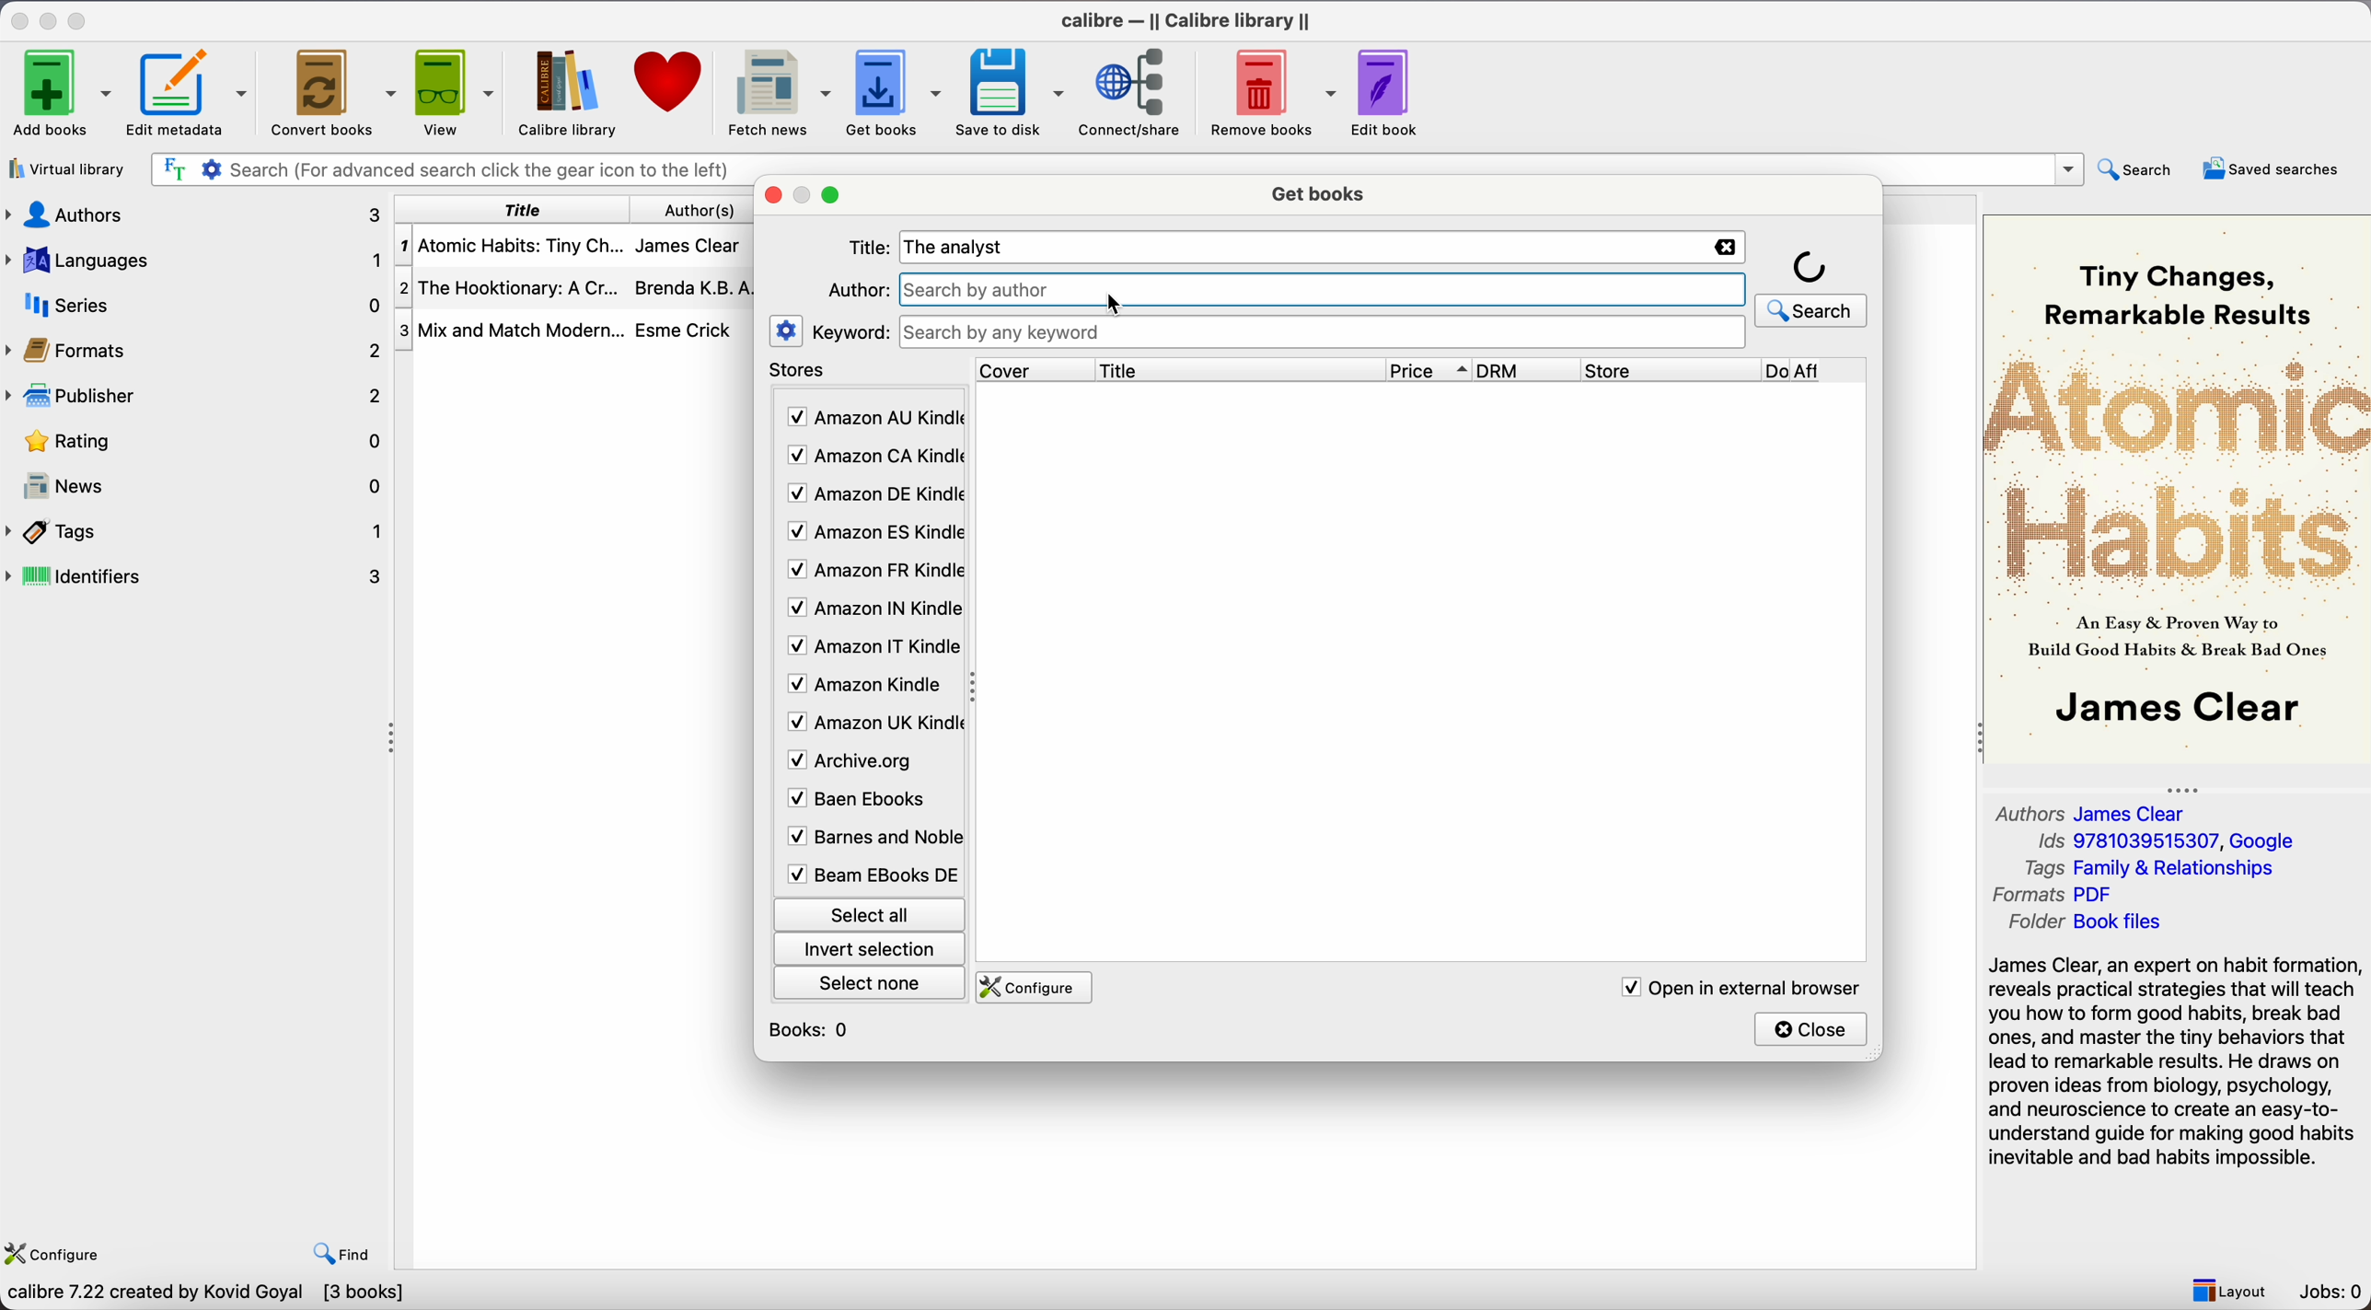  What do you see at coordinates (870, 875) in the screenshot?
I see `Beam Ebooks DE` at bounding box center [870, 875].